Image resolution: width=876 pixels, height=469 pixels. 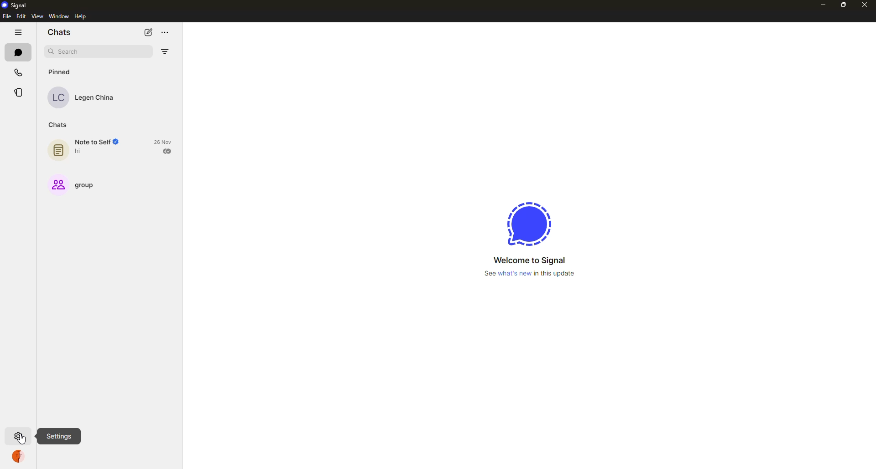 What do you see at coordinates (39, 17) in the screenshot?
I see `view` at bounding box center [39, 17].